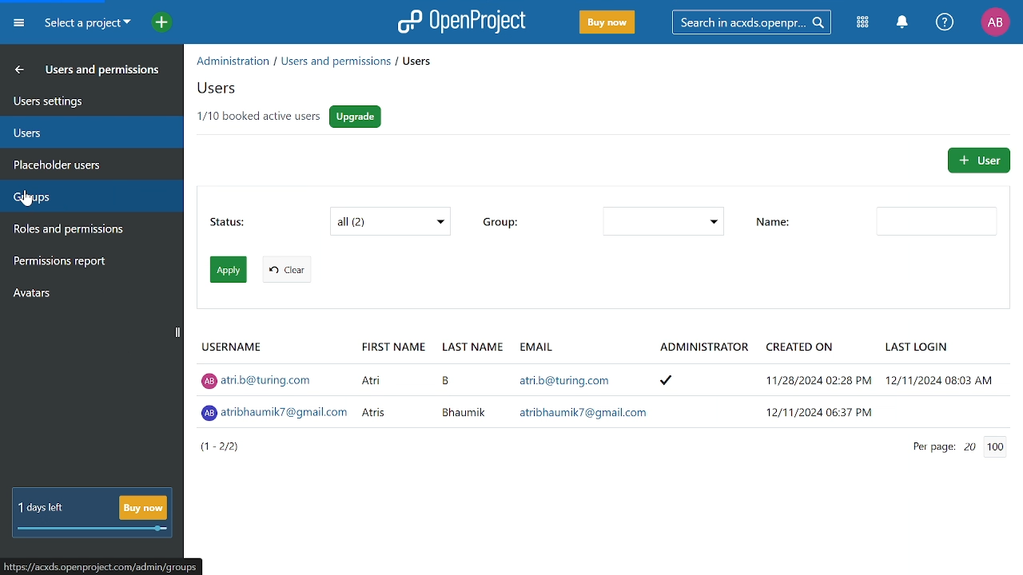 This screenshot has width=1023, height=575. I want to click on Users, so click(213, 90).